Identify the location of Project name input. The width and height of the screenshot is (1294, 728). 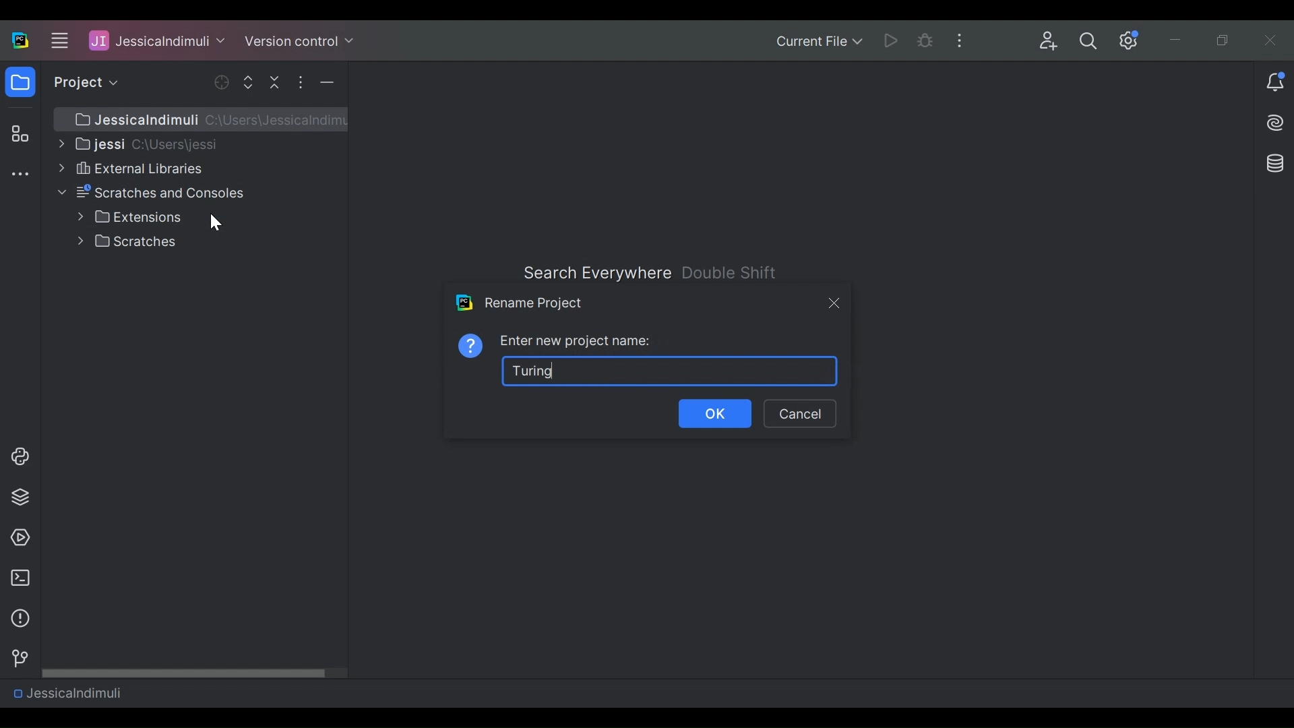
(671, 370).